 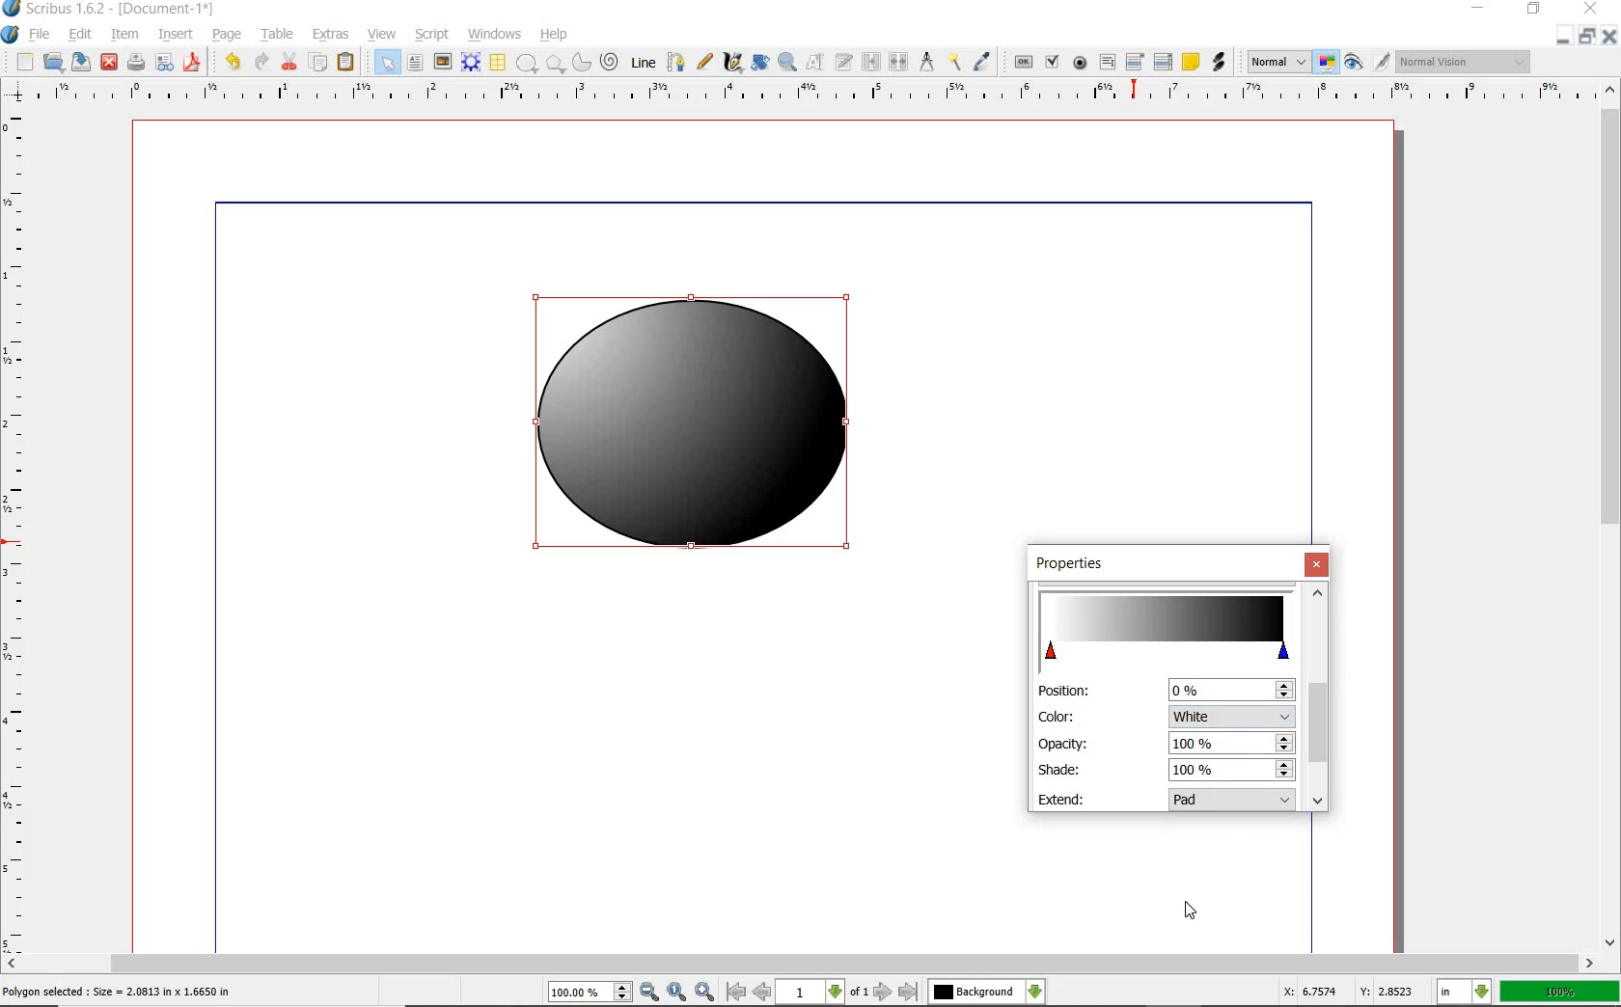 I want to click on PDF CHECK BOX, so click(x=1052, y=61).